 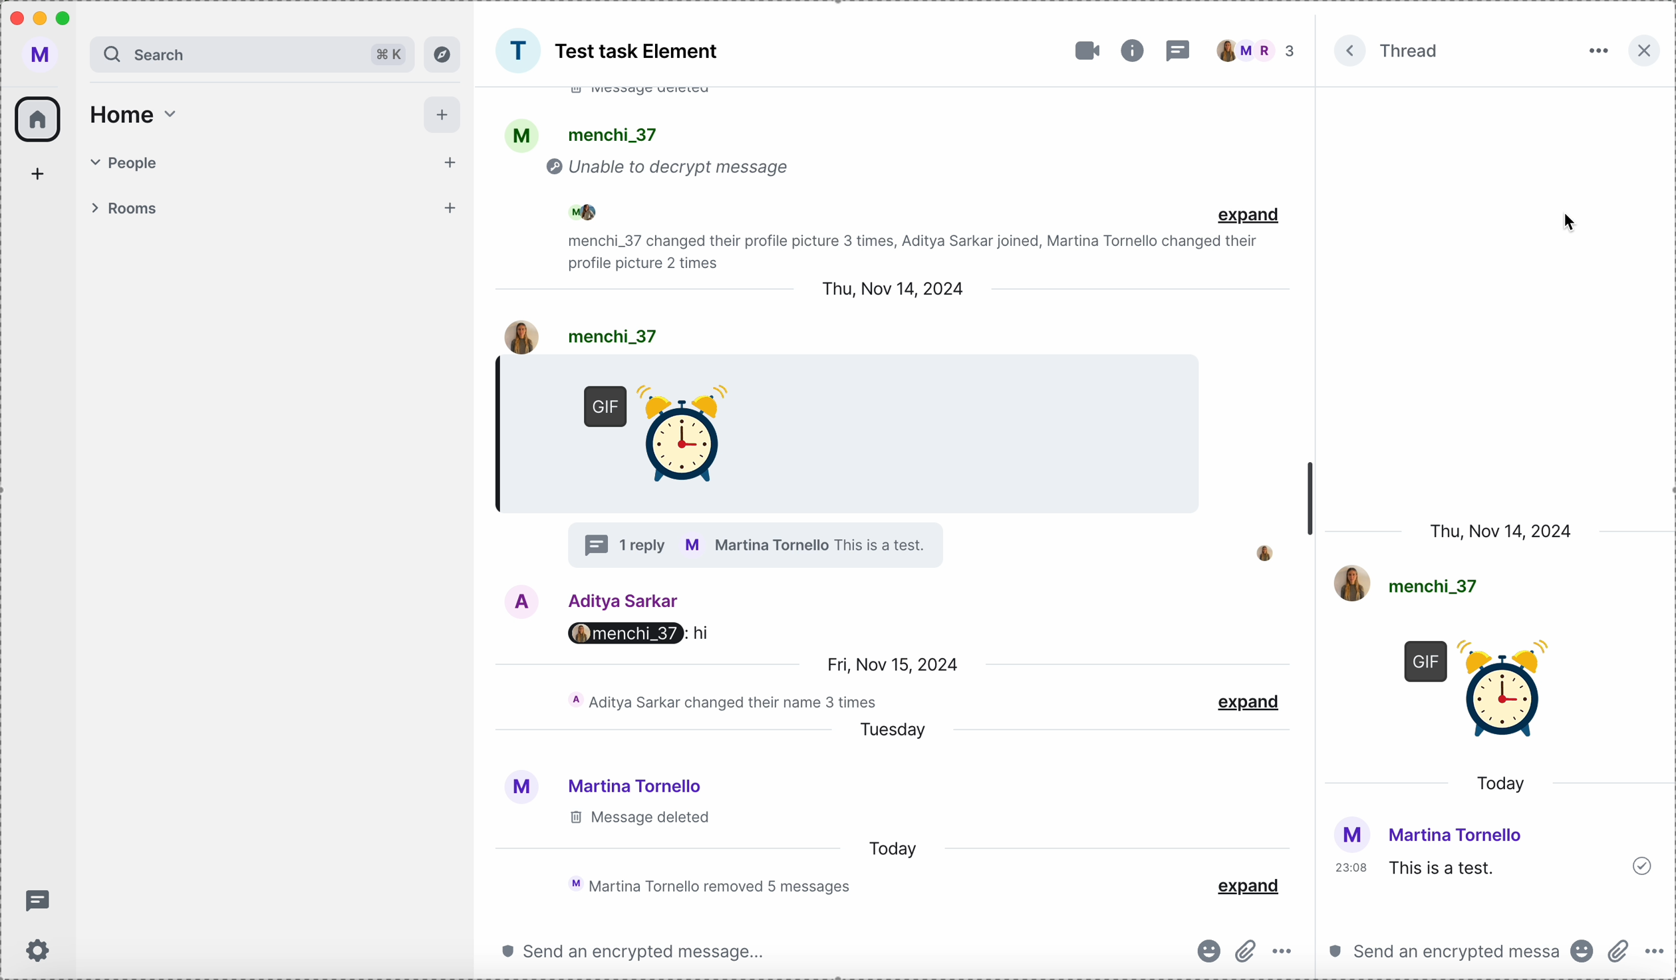 I want to click on rooms, so click(x=275, y=209).